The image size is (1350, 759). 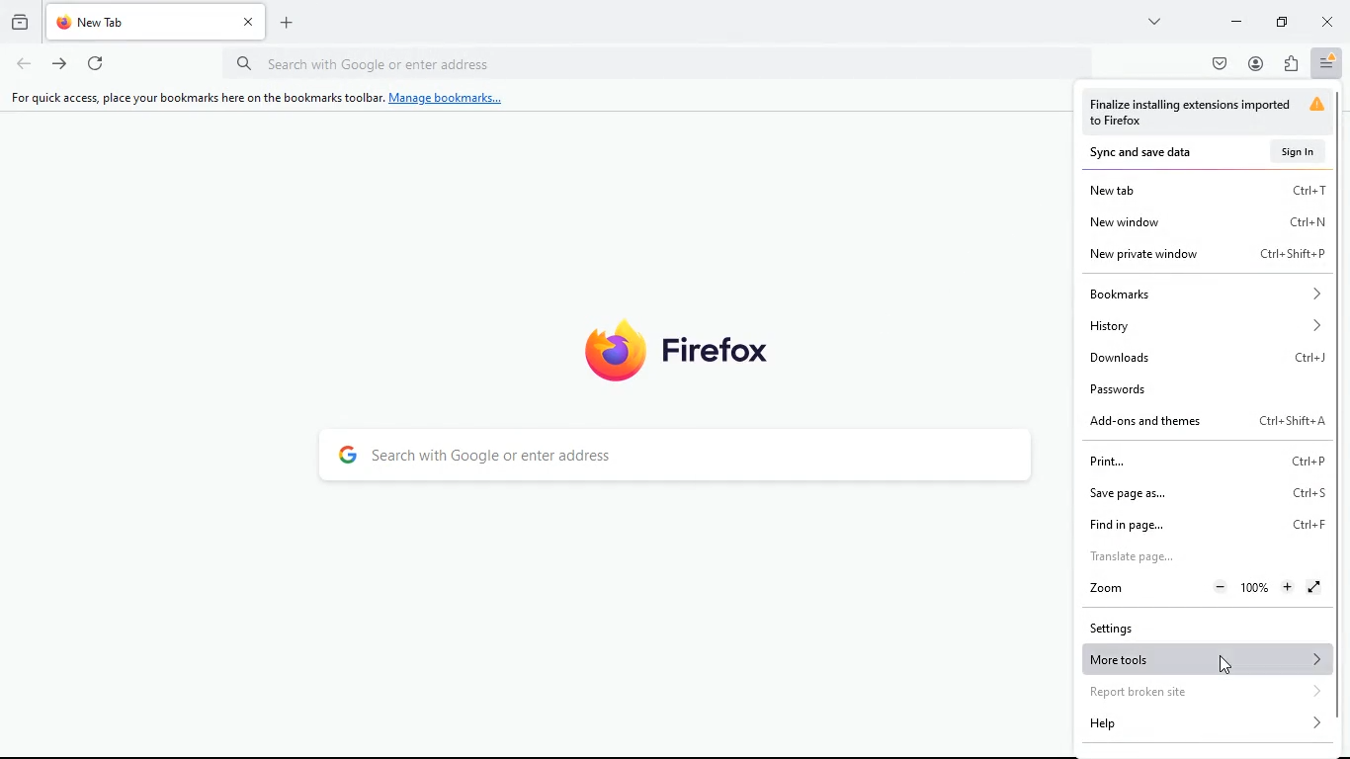 I want to click on report broken site, so click(x=1208, y=692).